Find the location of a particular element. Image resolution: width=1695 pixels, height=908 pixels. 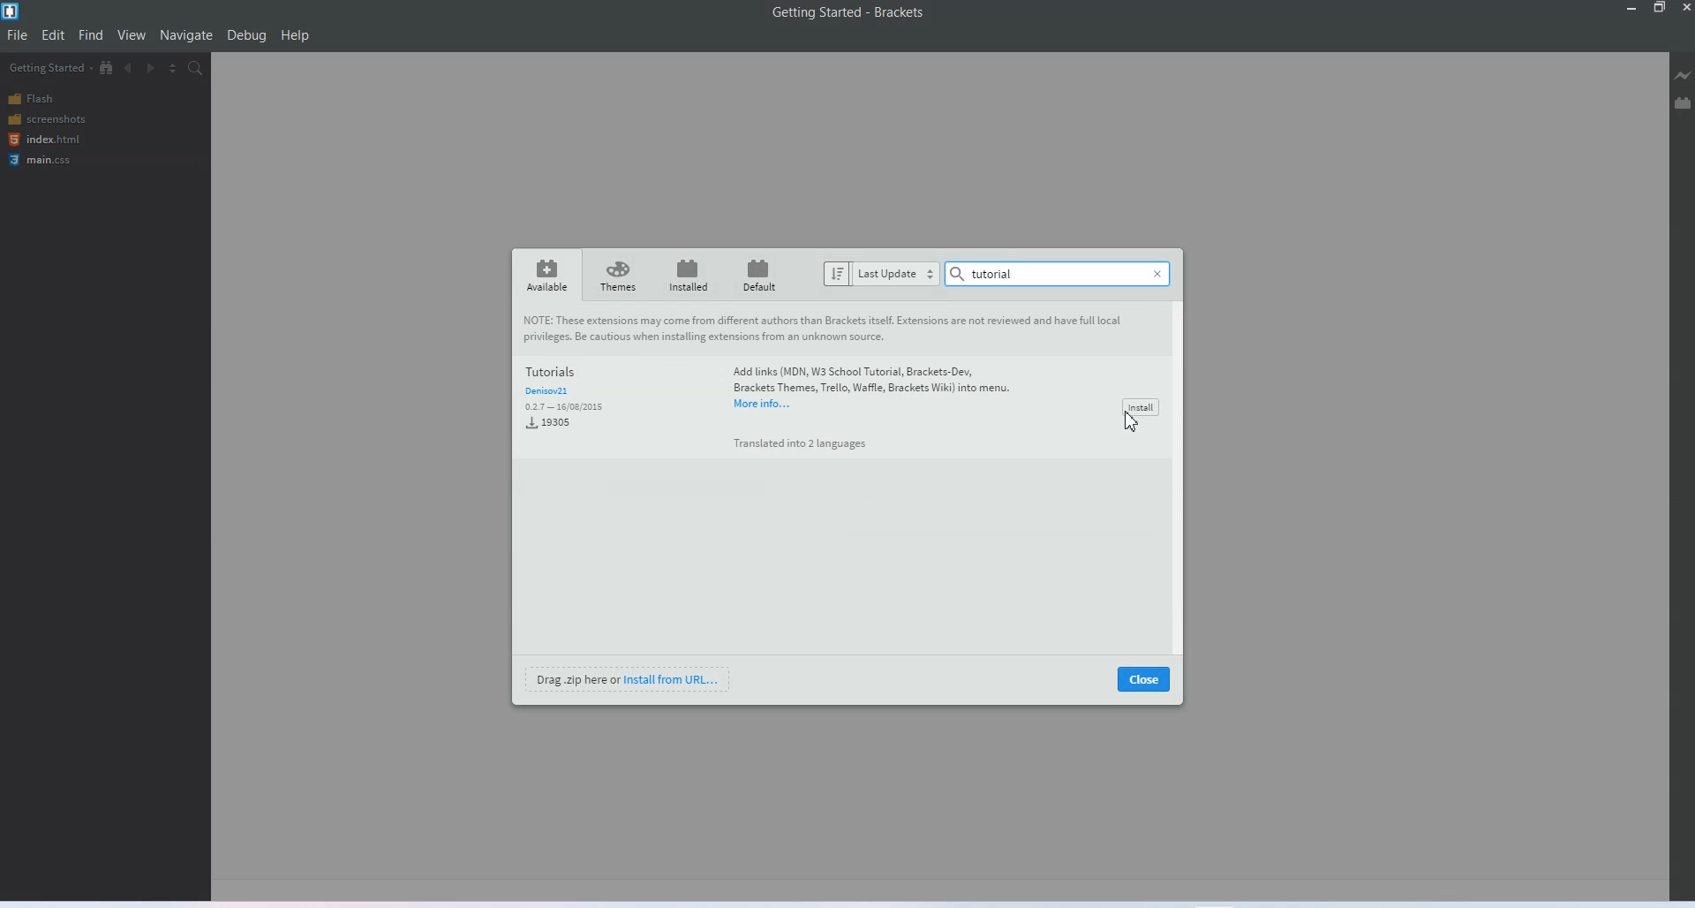

Screenshots is located at coordinates (48, 119).